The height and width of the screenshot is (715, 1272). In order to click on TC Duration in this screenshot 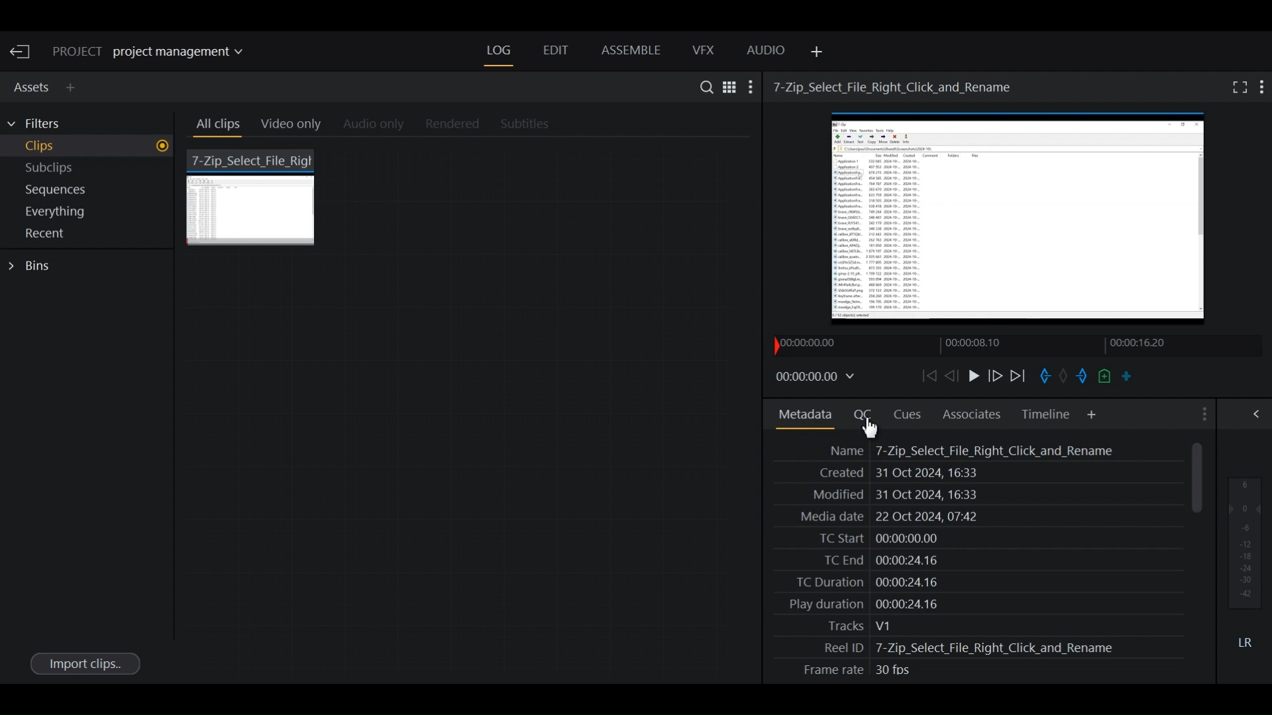, I will do `click(959, 583)`.